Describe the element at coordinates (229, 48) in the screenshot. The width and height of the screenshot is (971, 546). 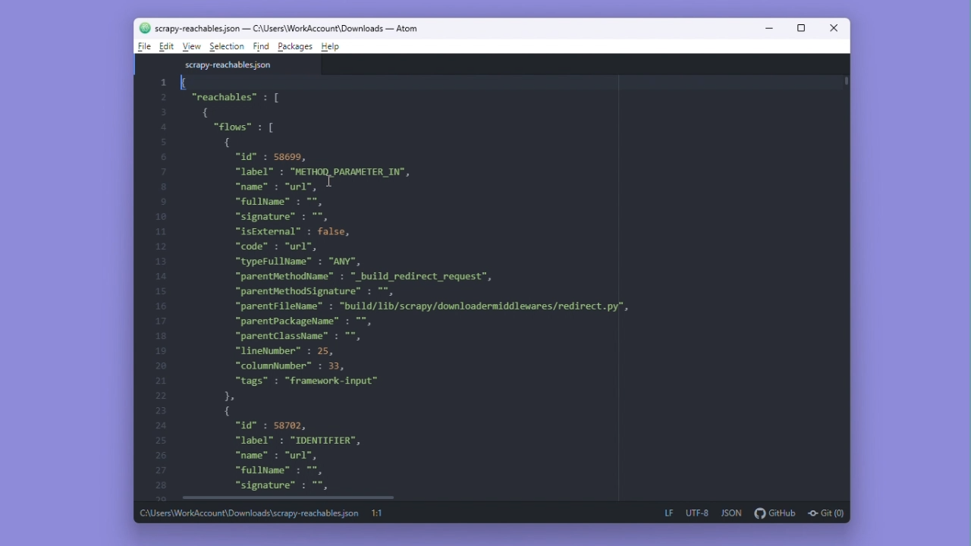
I see `Selection` at that location.